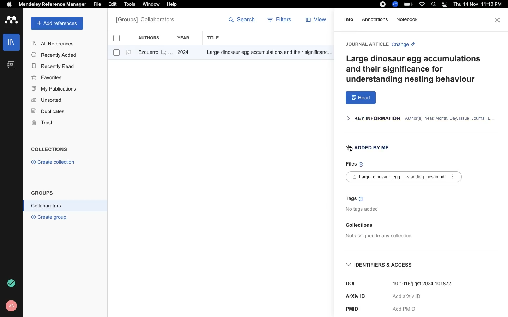  I want to click on Recently Read, so click(54, 66).